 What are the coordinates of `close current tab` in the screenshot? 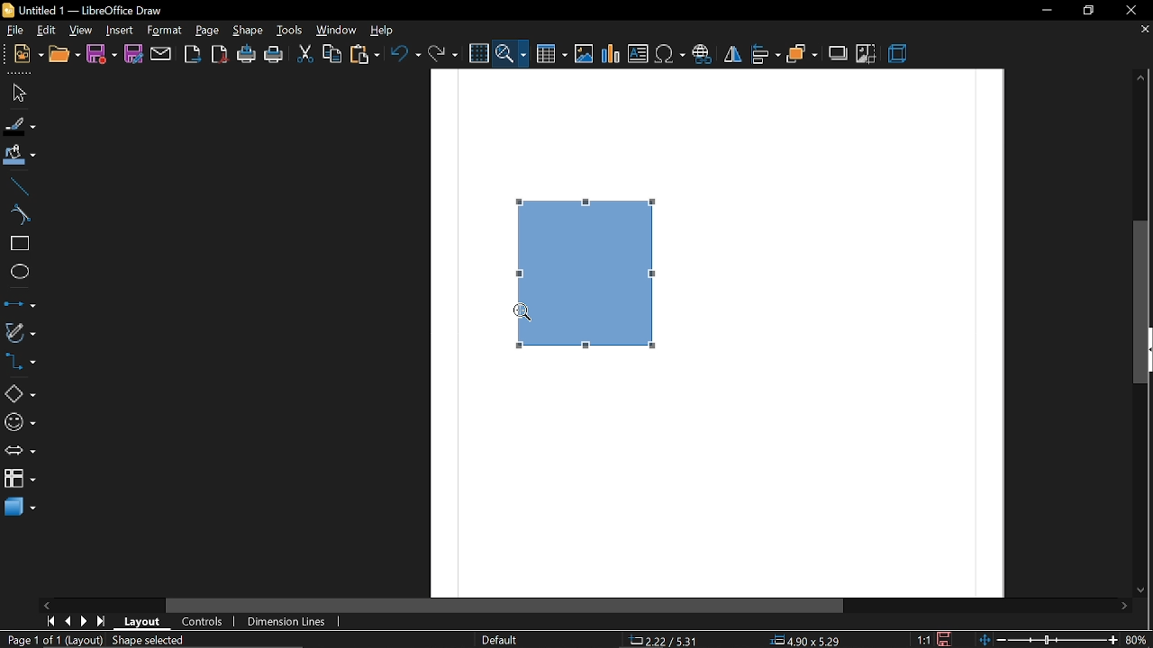 It's located at (1140, 32).